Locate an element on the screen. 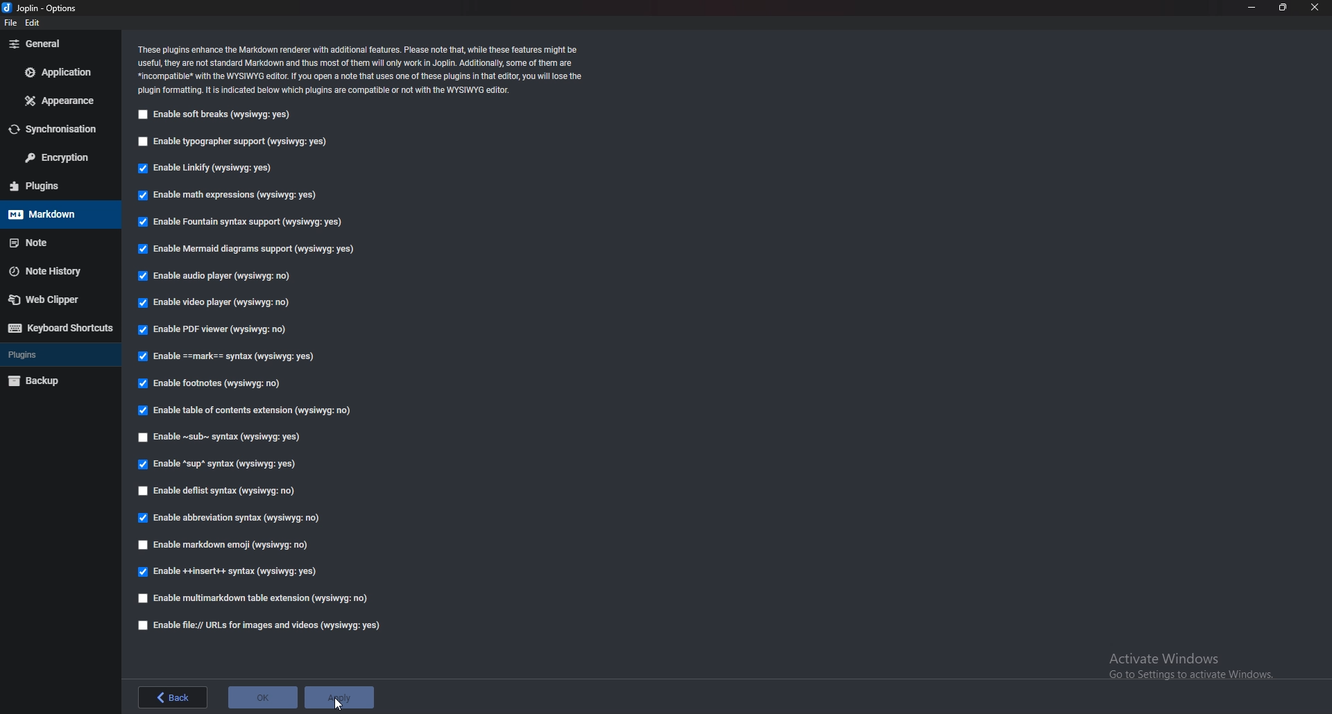 This screenshot has height=714, width=1332. Enable multi markdown table is located at coordinates (257, 598).